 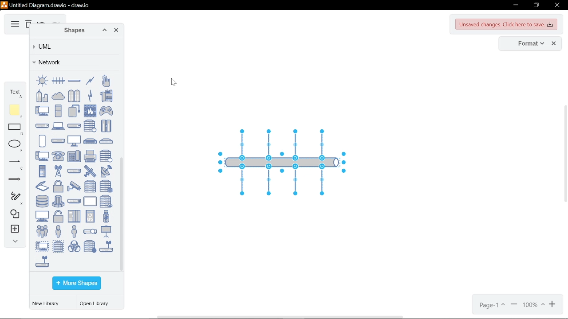 I want to click on virtual PC, so click(x=42, y=246).